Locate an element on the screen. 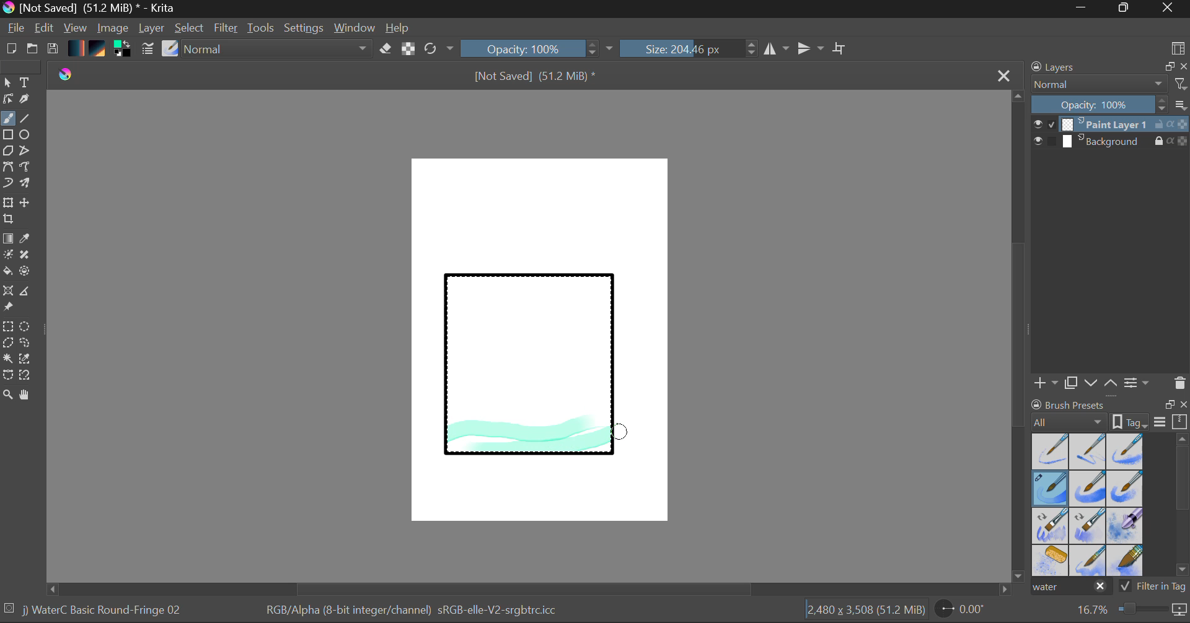  Blending Tool is located at coordinates (278, 50).